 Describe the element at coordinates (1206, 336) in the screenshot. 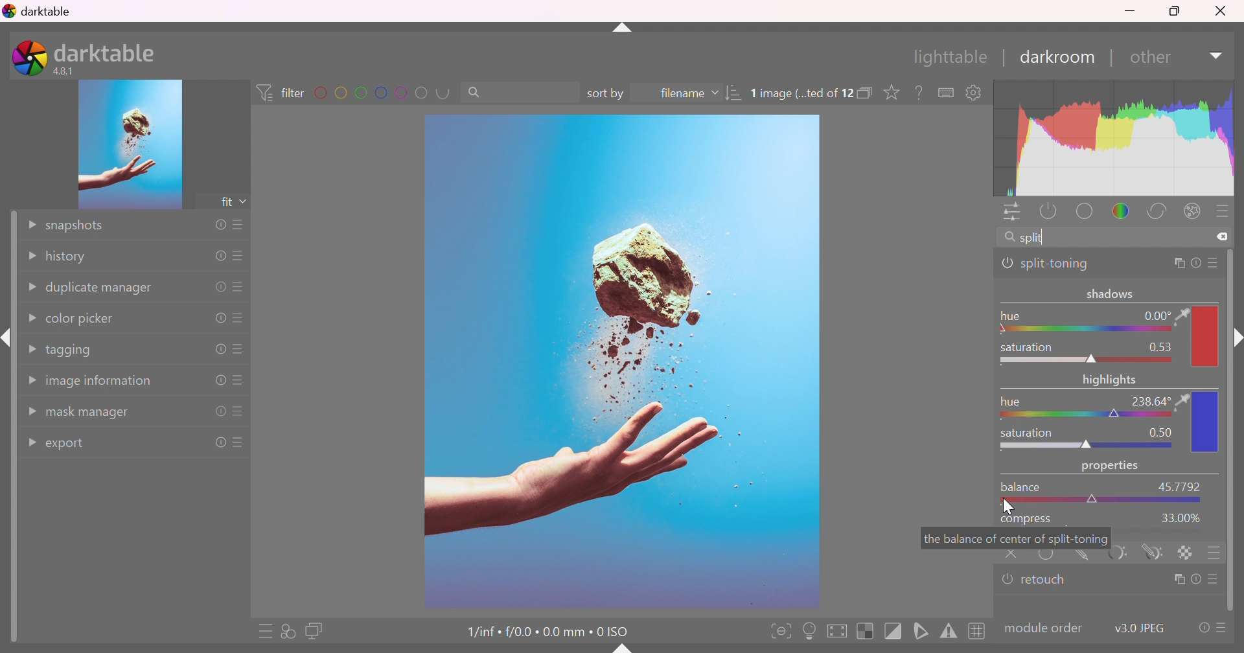

I see `color` at that location.